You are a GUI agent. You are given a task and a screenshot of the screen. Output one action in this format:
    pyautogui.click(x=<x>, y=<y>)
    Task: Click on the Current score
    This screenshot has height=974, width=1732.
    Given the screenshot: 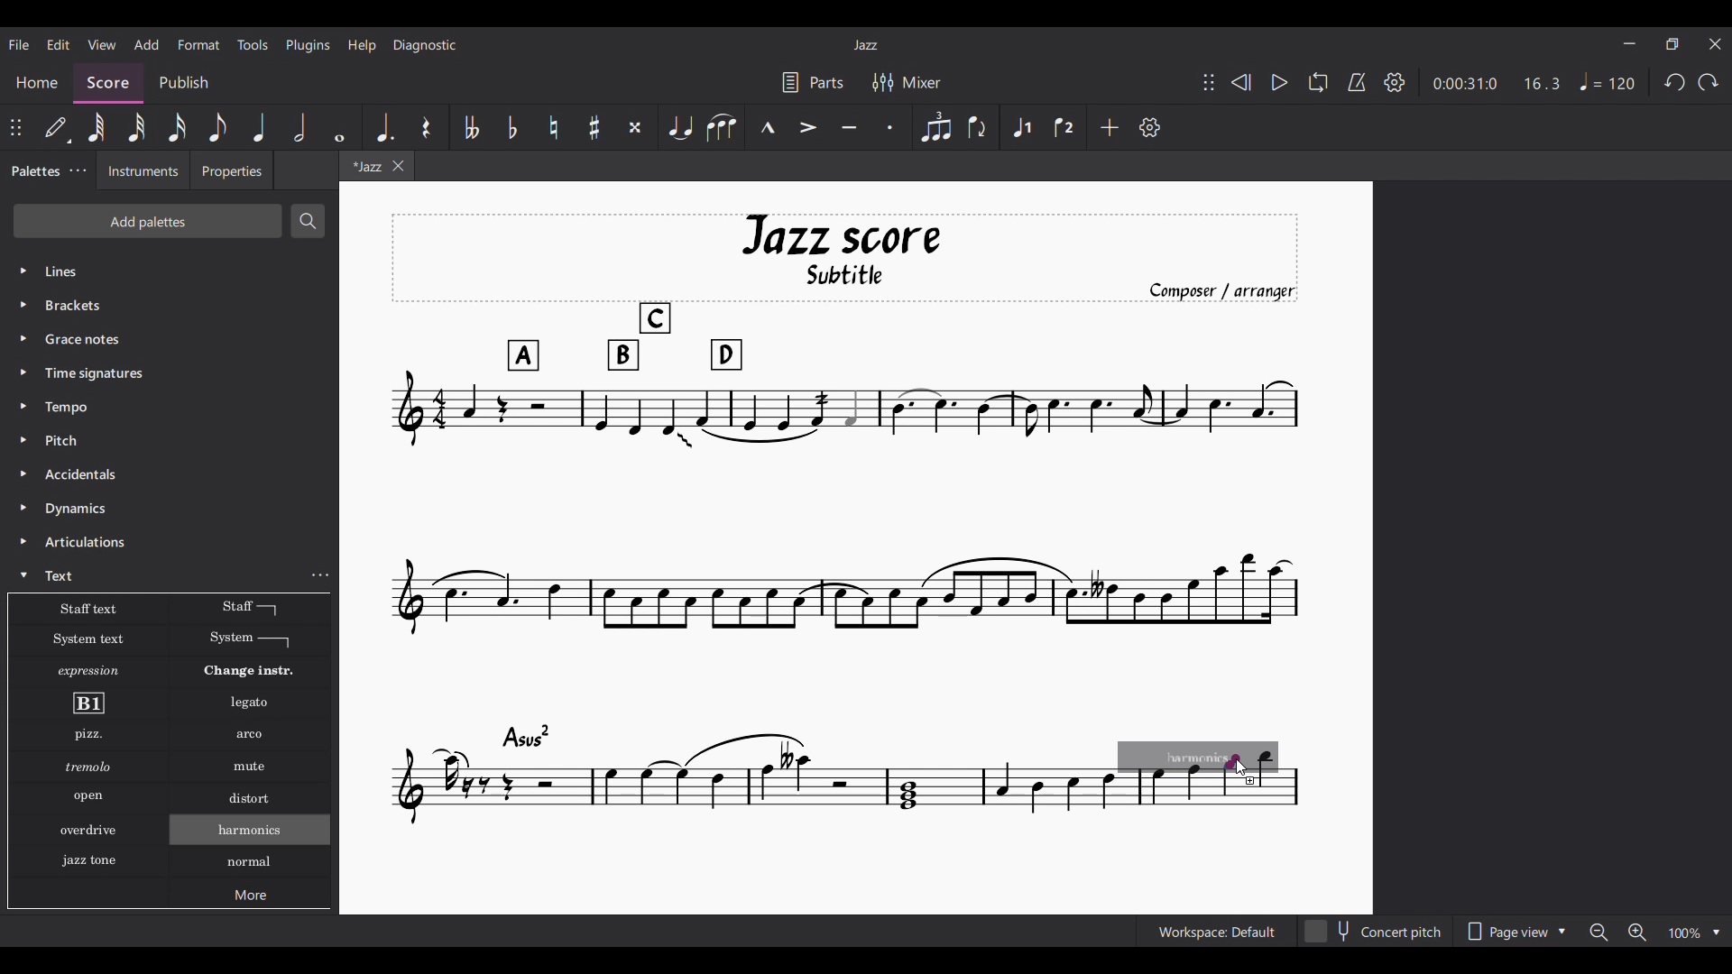 What is the action you would take?
    pyautogui.click(x=862, y=444)
    